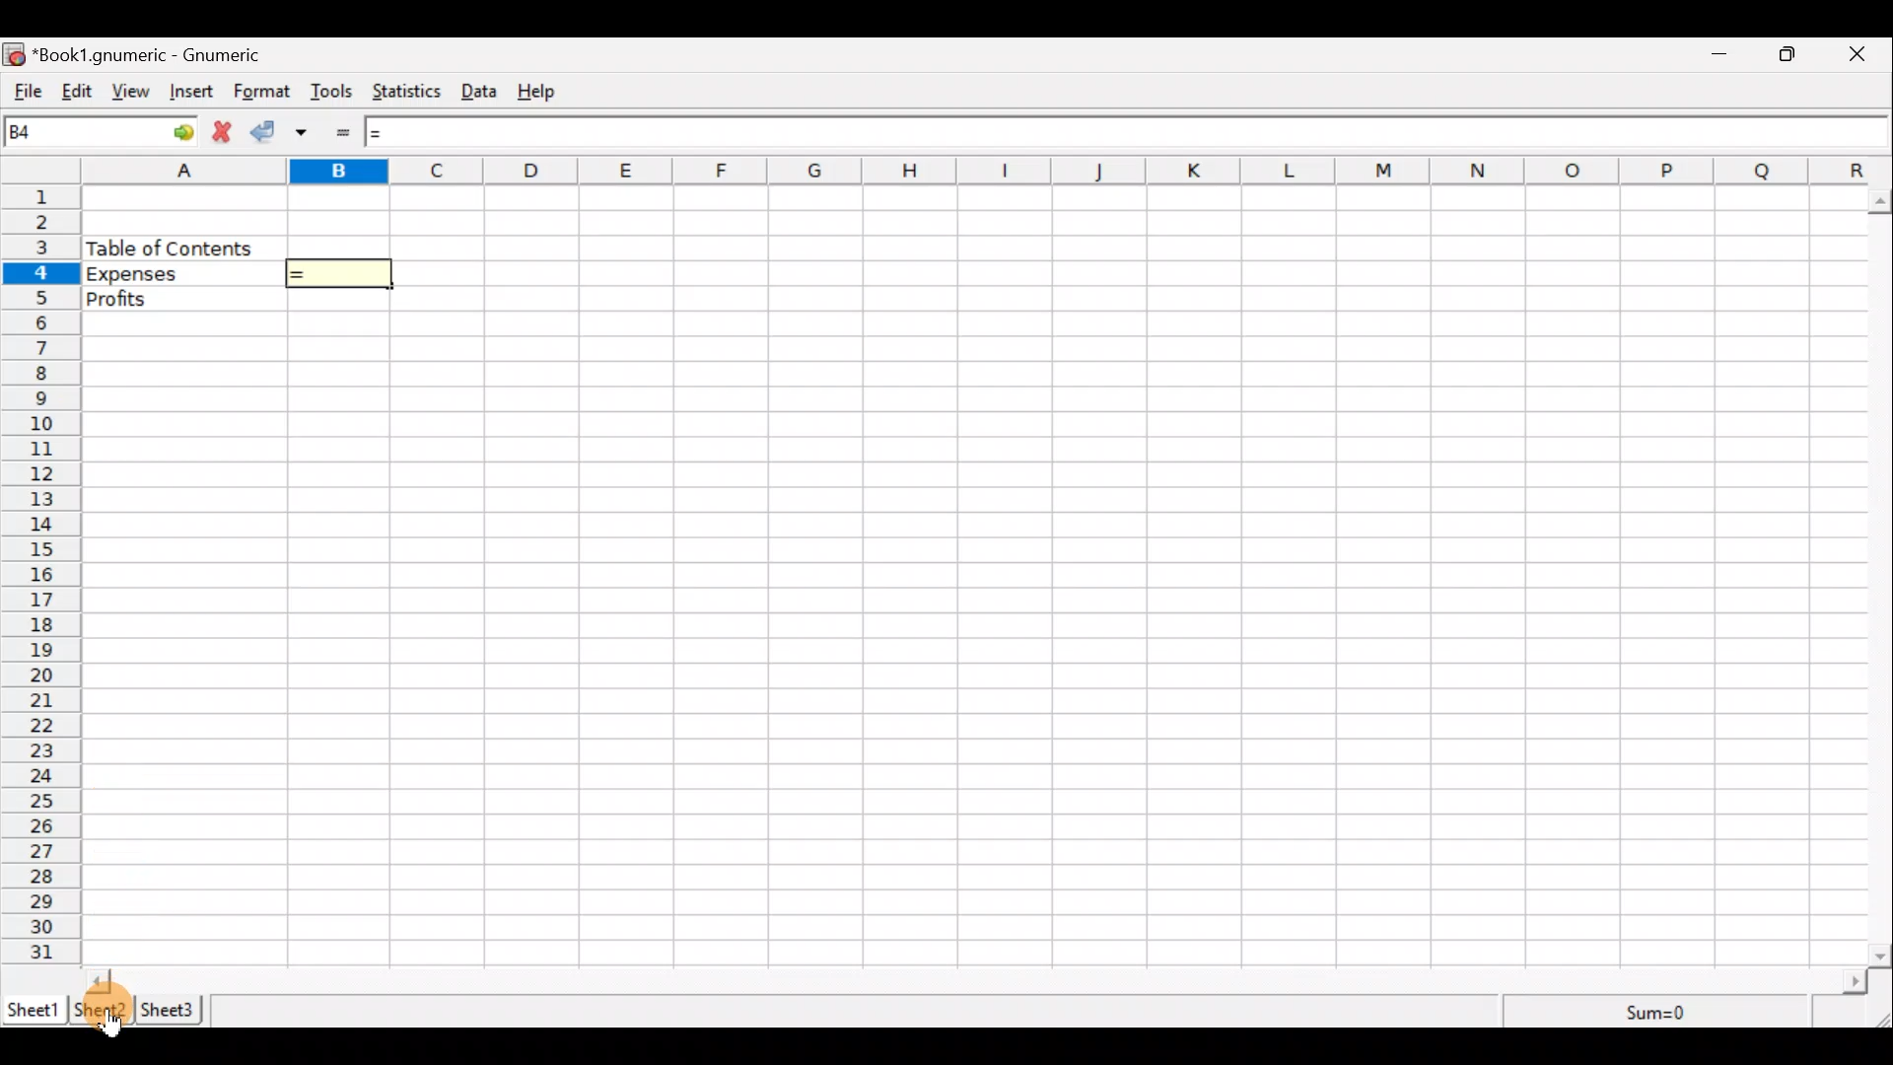 Image resolution: width=1893 pixels, height=1065 pixels. I want to click on Statistics, so click(410, 94).